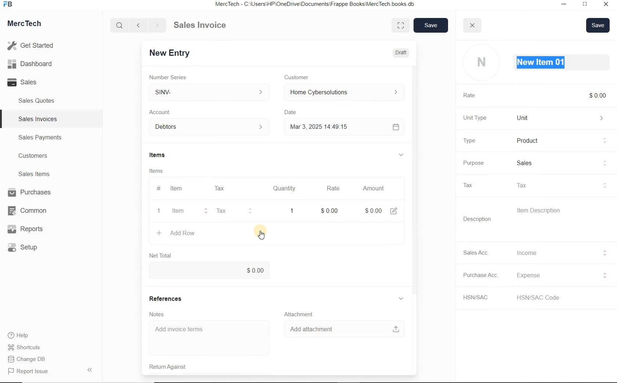 This screenshot has height=383, width=617. Describe the element at coordinates (172, 76) in the screenshot. I see `Number Series` at that location.